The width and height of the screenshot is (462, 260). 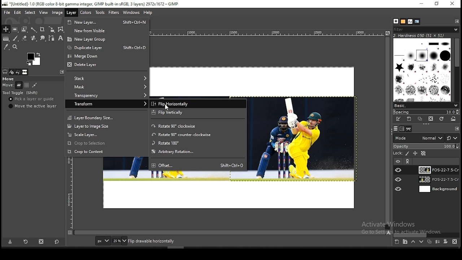 I want to click on icon and file name, so click(x=90, y=4).